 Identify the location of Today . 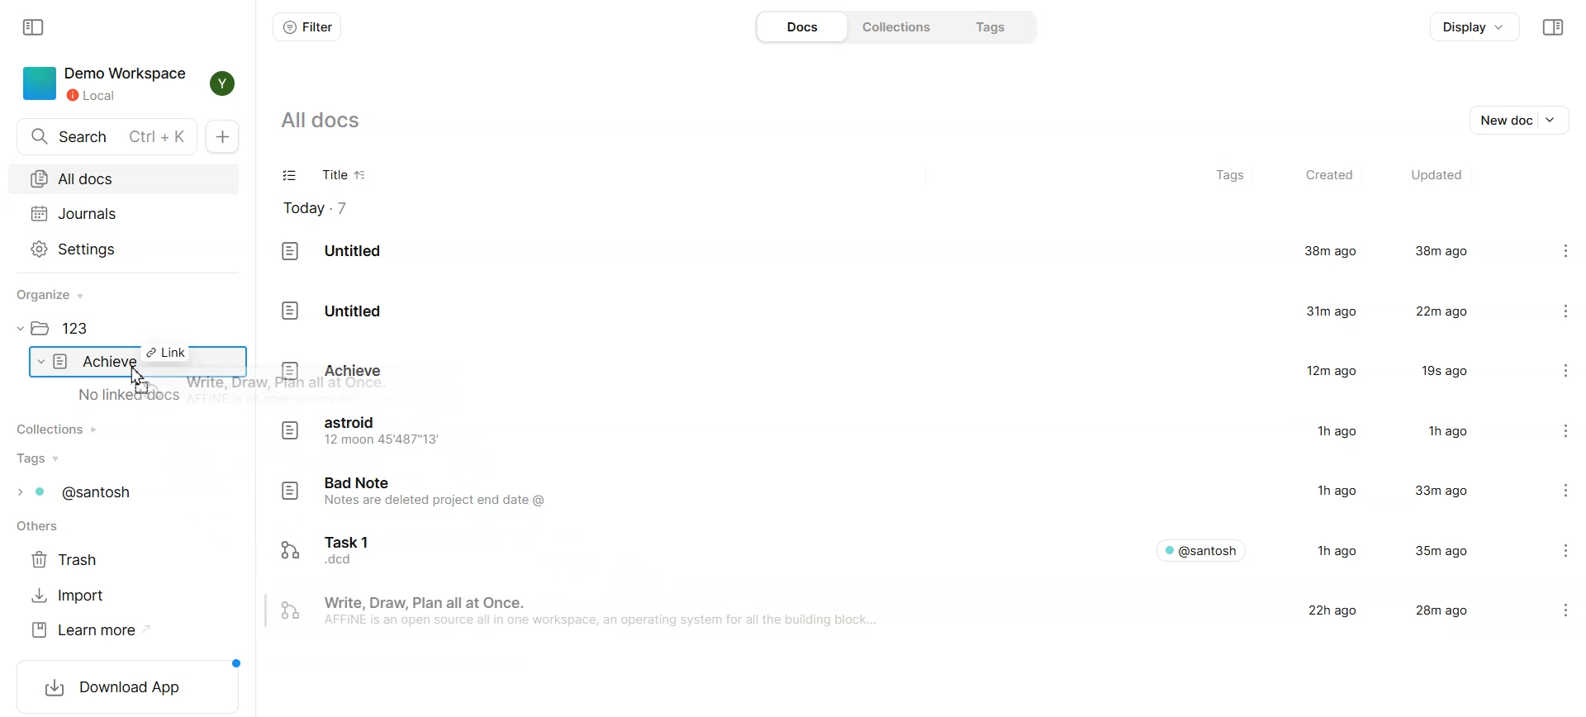
(325, 208).